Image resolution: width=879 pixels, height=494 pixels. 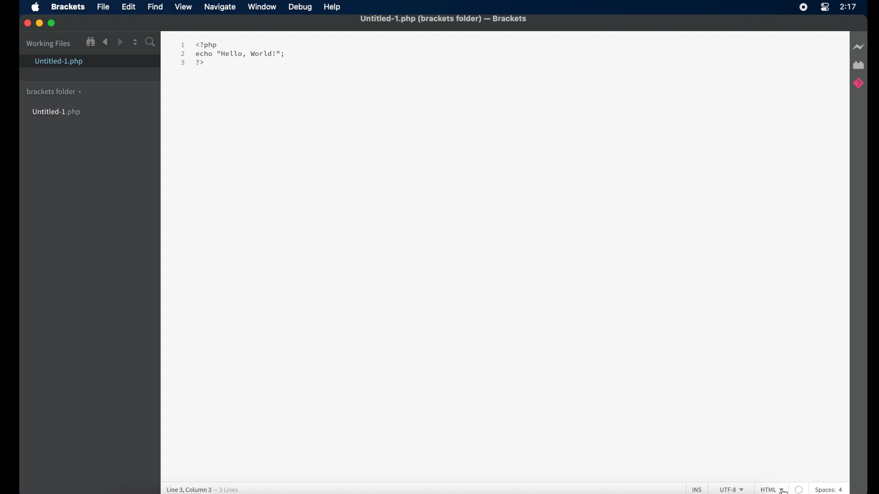 I want to click on edit, so click(x=129, y=7).